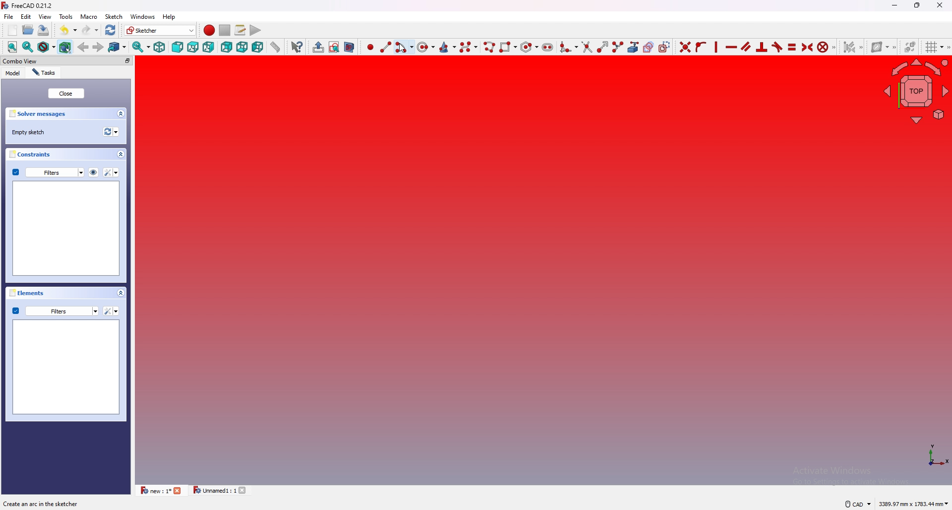 Image resolution: width=952 pixels, height=510 pixels. I want to click on open, so click(28, 30).